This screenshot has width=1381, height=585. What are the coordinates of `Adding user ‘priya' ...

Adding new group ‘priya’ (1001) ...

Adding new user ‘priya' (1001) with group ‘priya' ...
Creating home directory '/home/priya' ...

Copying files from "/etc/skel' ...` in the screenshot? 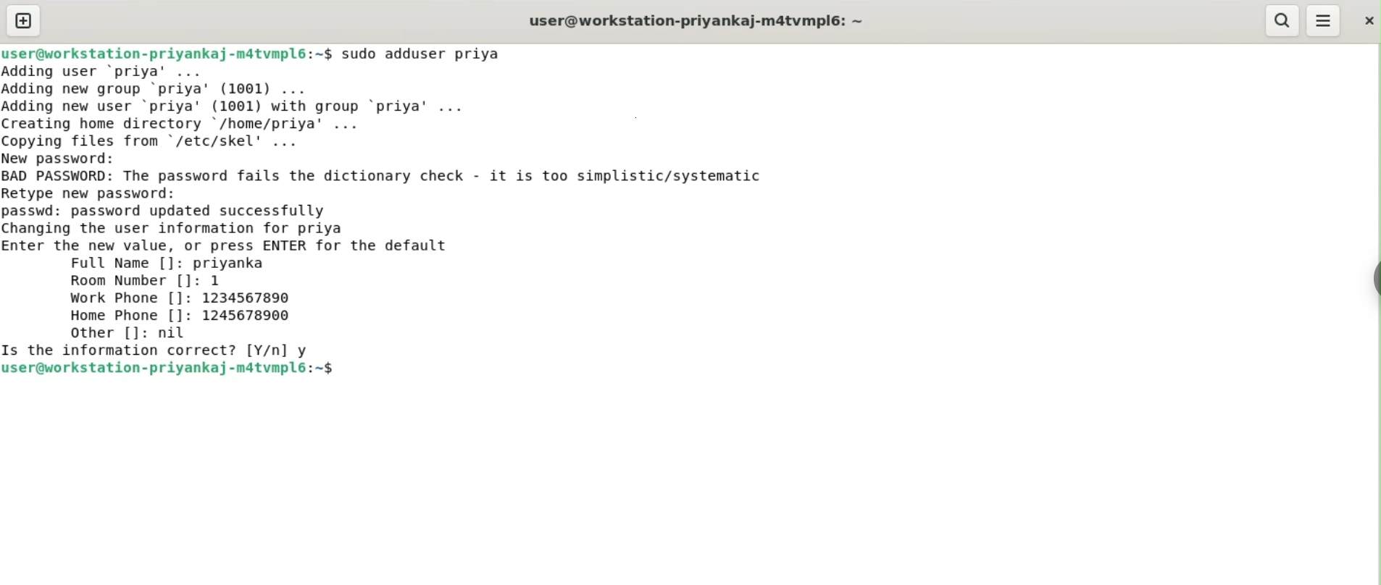 It's located at (241, 106).